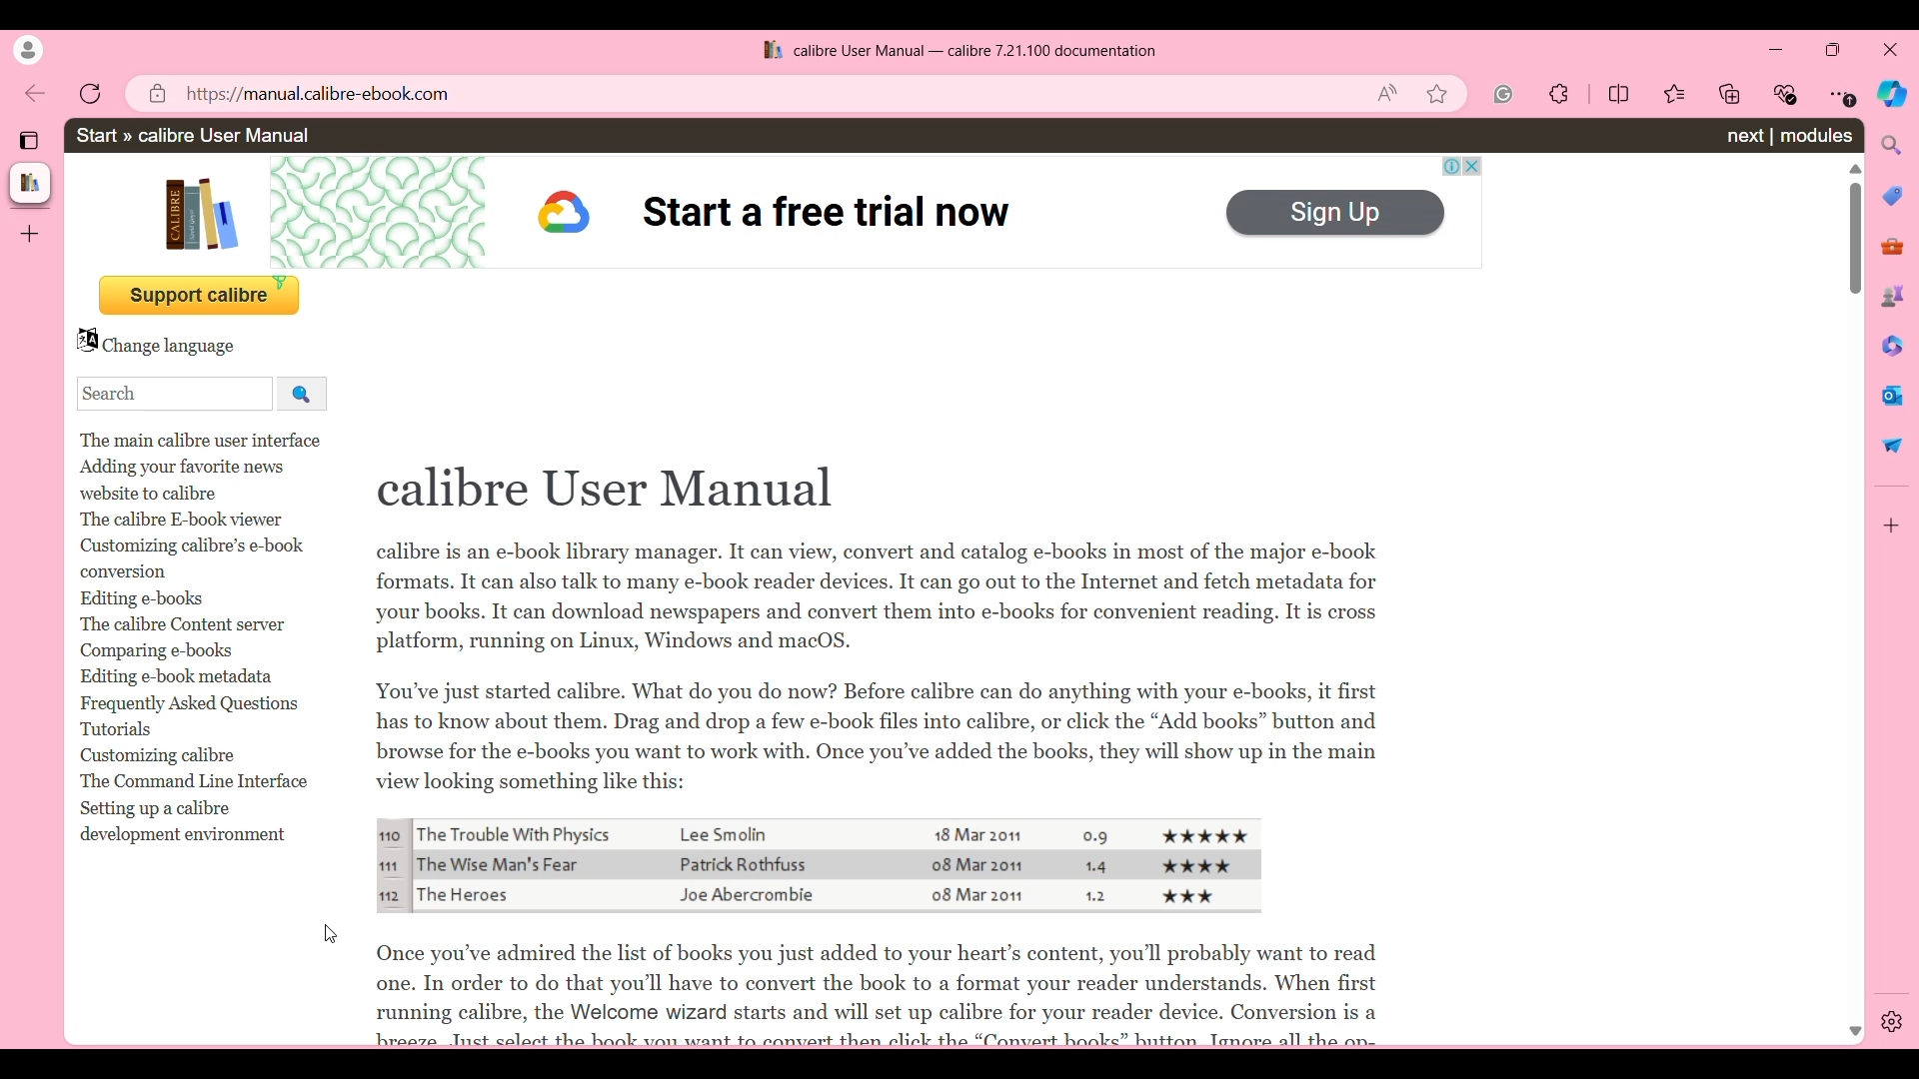 Image resolution: width=1919 pixels, height=1079 pixels. What do you see at coordinates (1891, 445) in the screenshot?
I see `Share` at bounding box center [1891, 445].